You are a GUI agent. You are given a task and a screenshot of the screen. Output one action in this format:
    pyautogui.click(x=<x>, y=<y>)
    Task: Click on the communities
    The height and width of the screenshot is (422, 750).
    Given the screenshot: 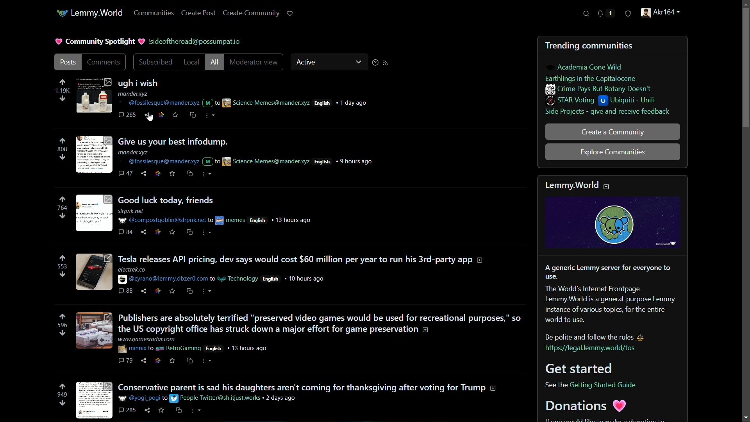 What is the action you would take?
    pyautogui.click(x=155, y=13)
    